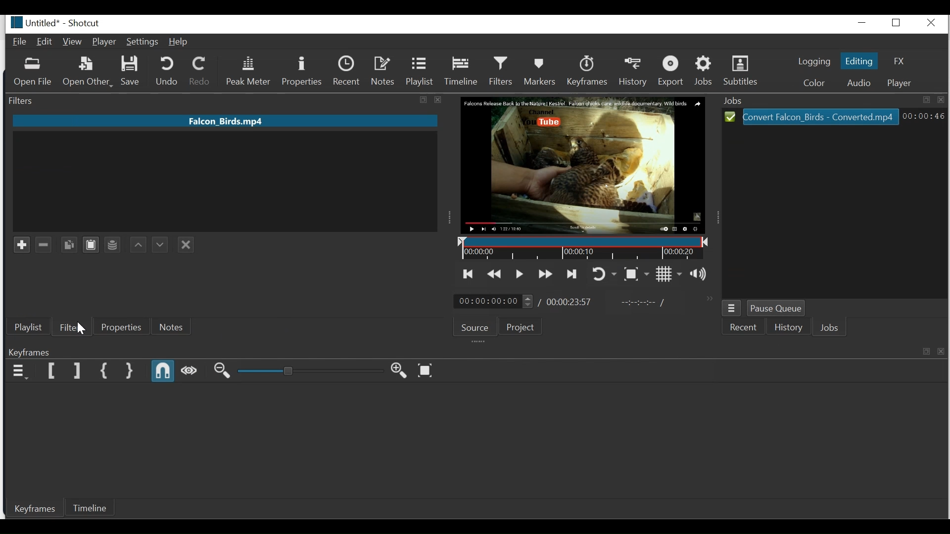 This screenshot has height=534, width=950. What do you see at coordinates (76, 371) in the screenshot?
I see `Set Filter End` at bounding box center [76, 371].